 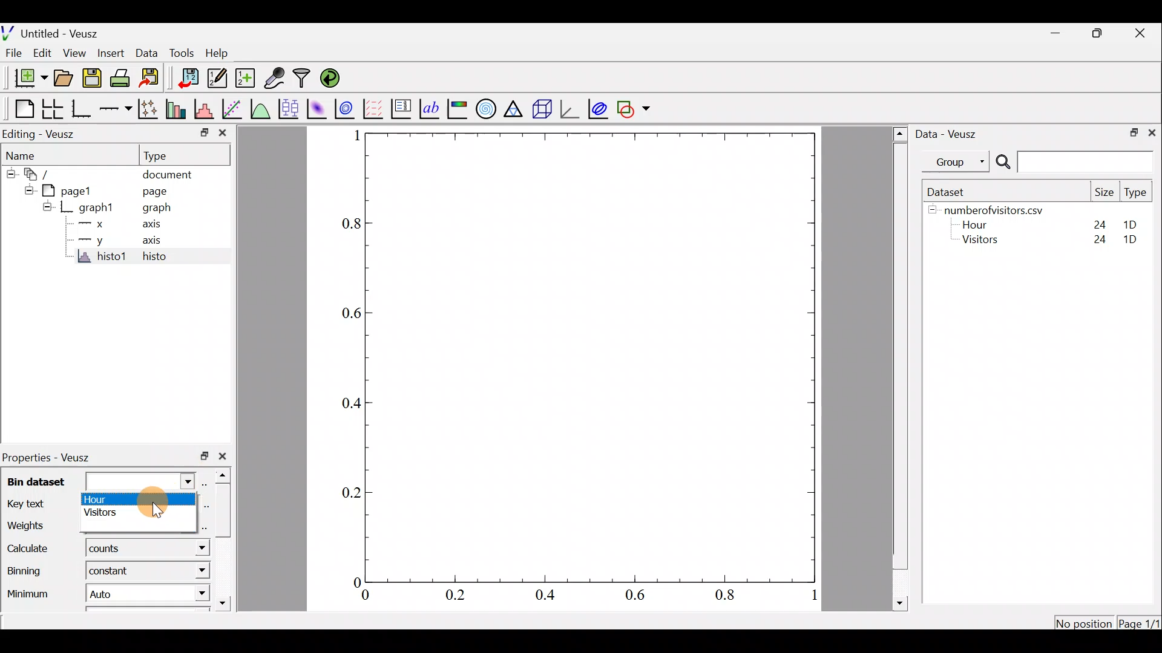 I want to click on View, so click(x=75, y=53).